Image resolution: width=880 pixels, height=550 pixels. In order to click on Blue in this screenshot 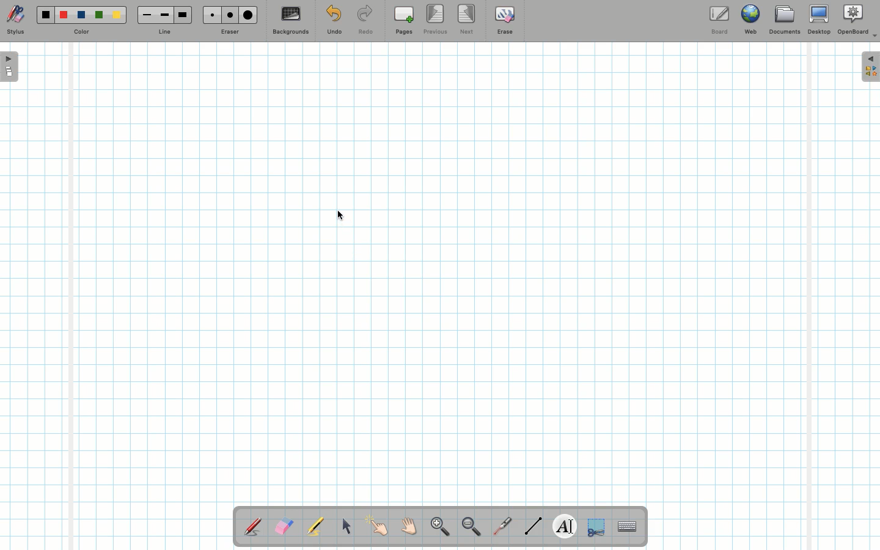, I will do `click(82, 15)`.